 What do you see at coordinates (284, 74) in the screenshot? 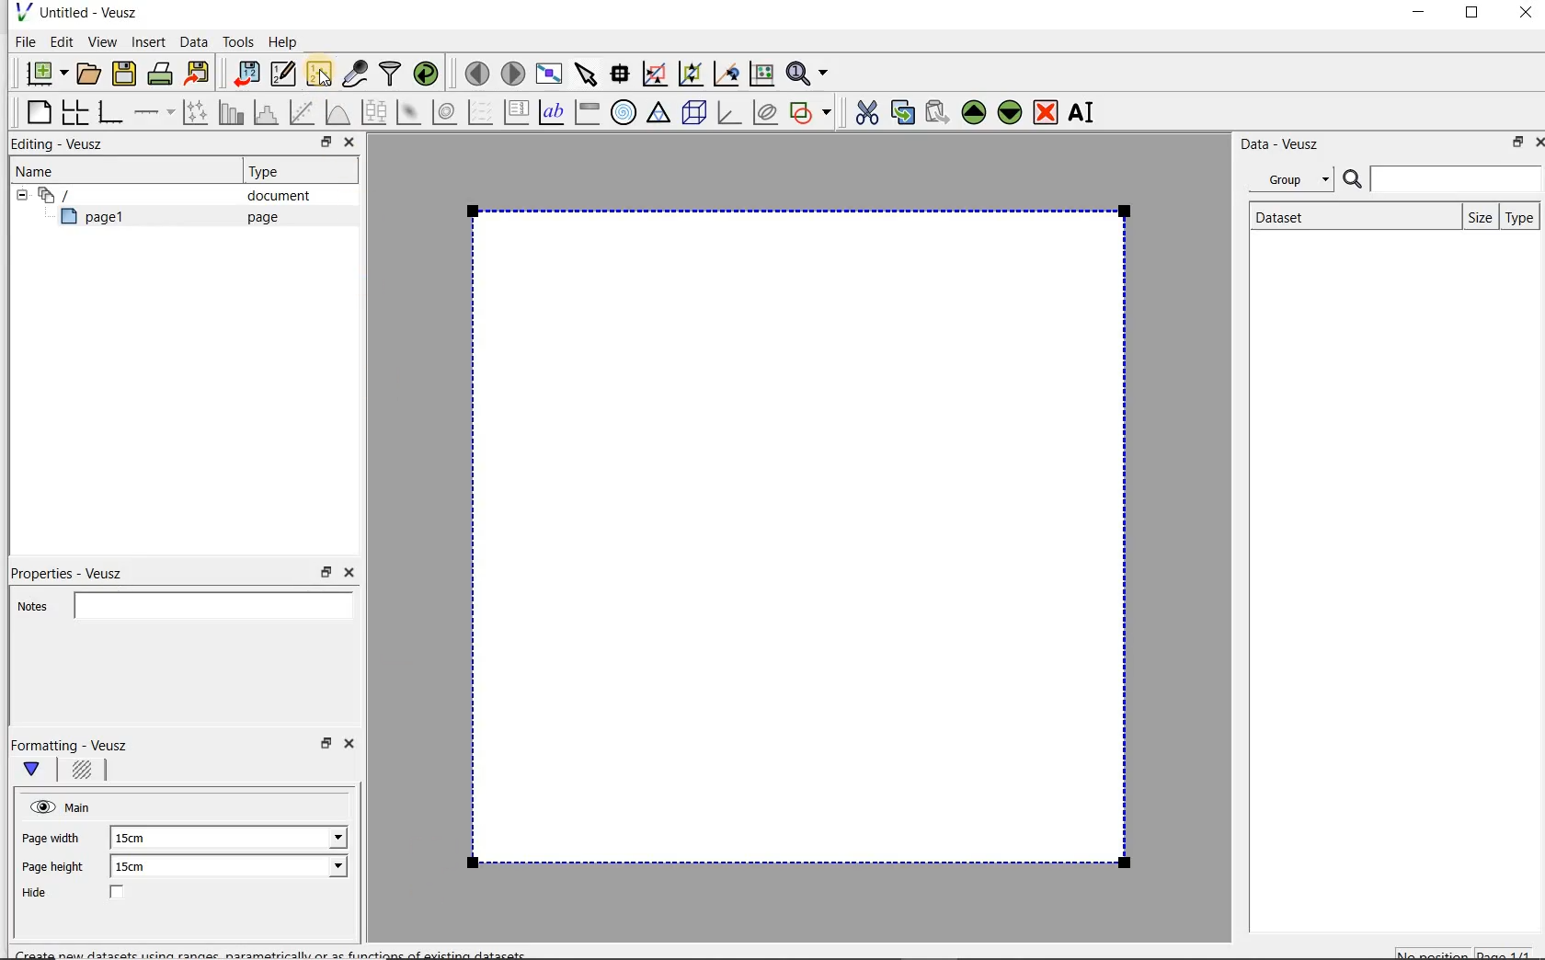
I see `Edit and enter new datasets` at bounding box center [284, 74].